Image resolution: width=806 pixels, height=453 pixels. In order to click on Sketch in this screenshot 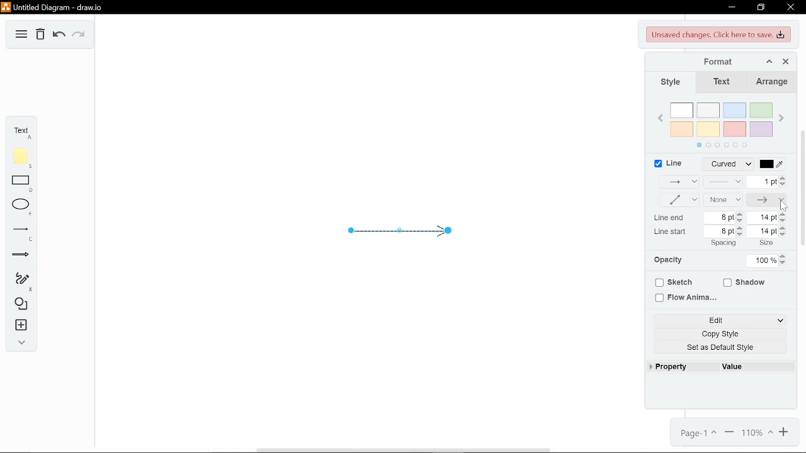, I will do `click(673, 282)`.